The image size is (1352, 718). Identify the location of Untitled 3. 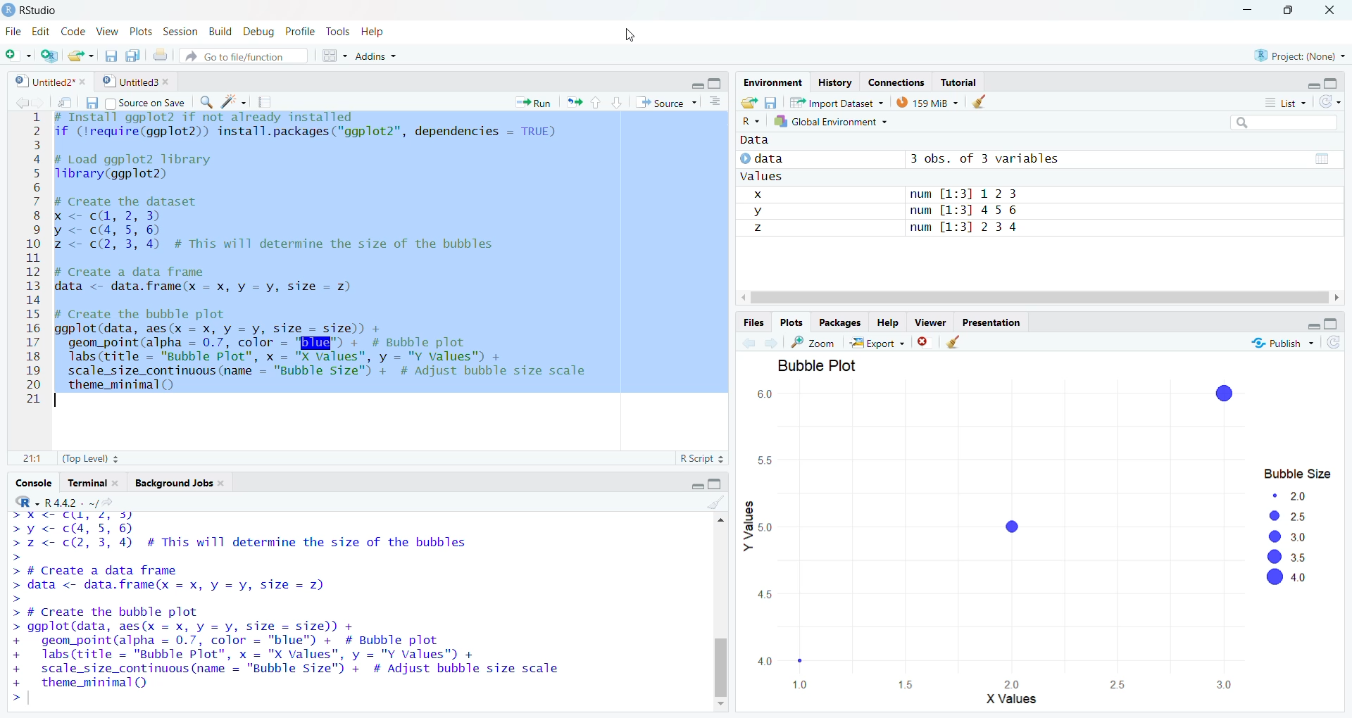
(136, 81).